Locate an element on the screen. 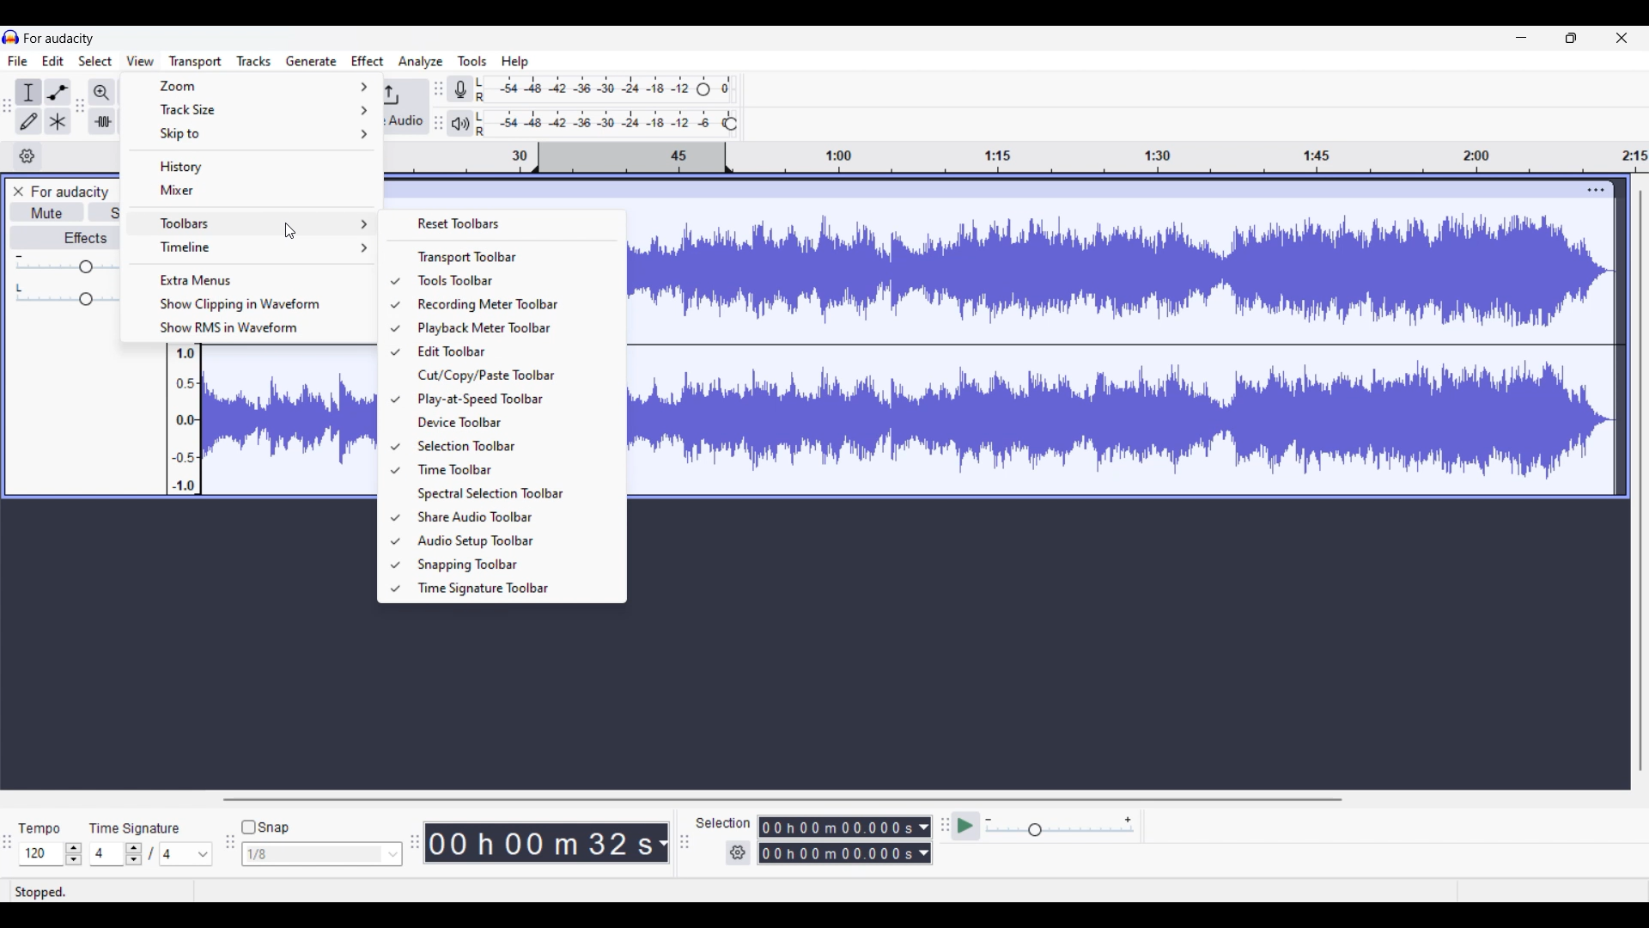 This screenshot has width=1649, height=928. Vertical slide bar is located at coordinates (1641, 481).